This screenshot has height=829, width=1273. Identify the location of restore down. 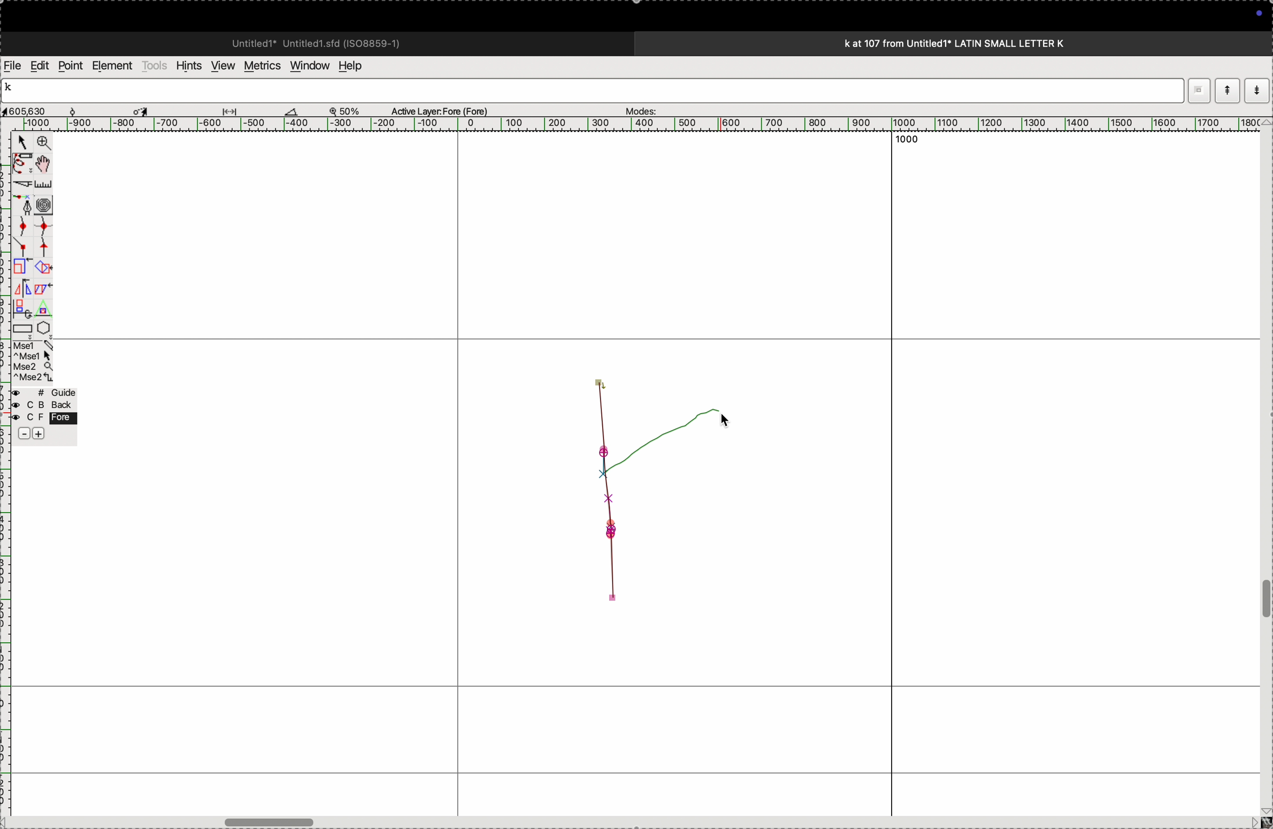
(1196, 87).